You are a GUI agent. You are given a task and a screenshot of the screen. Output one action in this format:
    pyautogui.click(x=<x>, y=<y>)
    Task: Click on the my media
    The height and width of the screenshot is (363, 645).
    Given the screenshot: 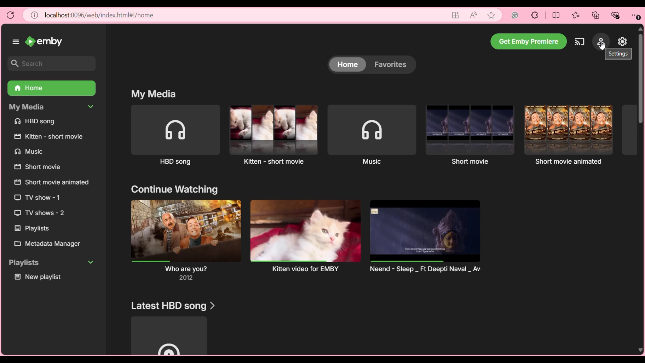 What is the action you would take?
    pyautogui.click(x=27, y=108)
    